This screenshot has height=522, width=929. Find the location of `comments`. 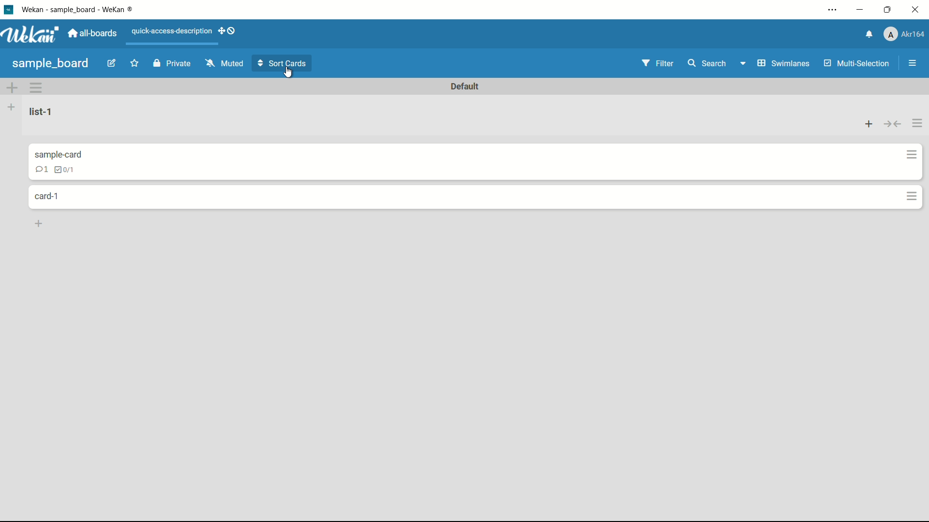

comments is located at coordinates (41, 169).